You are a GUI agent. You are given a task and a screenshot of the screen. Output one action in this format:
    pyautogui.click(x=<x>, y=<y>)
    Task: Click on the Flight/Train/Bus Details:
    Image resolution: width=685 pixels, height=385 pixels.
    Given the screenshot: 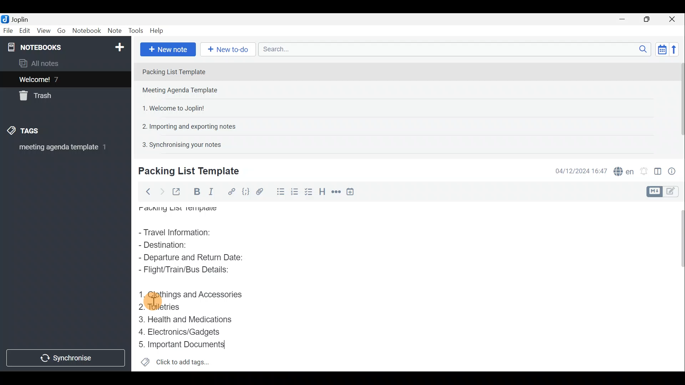 What is the action you would take?
    pyautogui.click(x=189, y=271)
    